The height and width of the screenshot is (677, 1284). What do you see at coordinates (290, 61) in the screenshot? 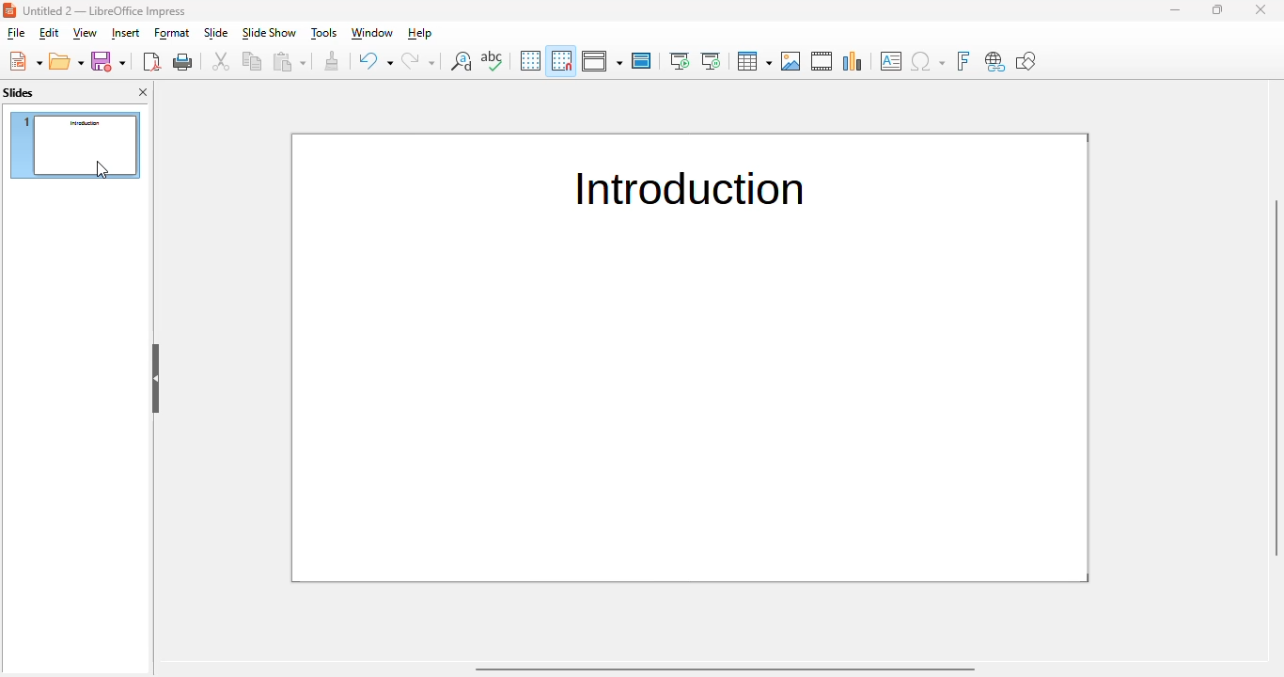
I see `paste` at bounding box center [290, 61].